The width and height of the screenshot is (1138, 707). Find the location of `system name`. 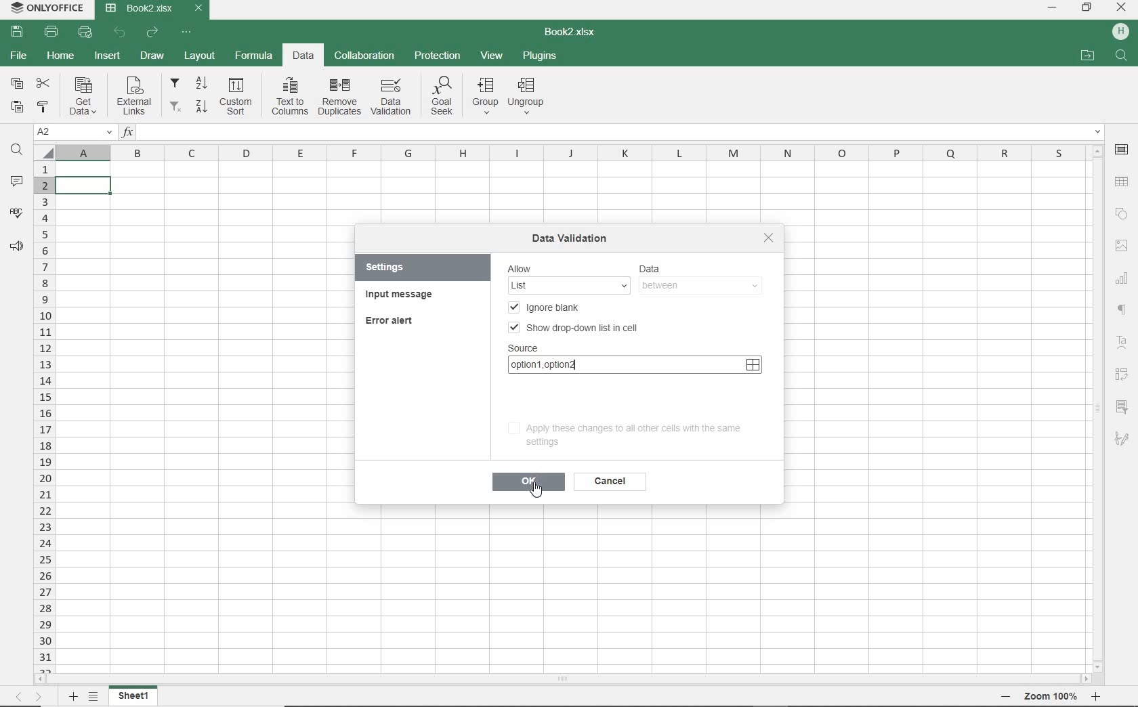

system name is located at coordinates (47, 9).